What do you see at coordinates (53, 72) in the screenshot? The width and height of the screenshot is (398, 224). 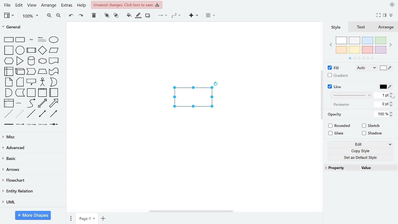 I see `general shapes` at bounding box center [53, 72].